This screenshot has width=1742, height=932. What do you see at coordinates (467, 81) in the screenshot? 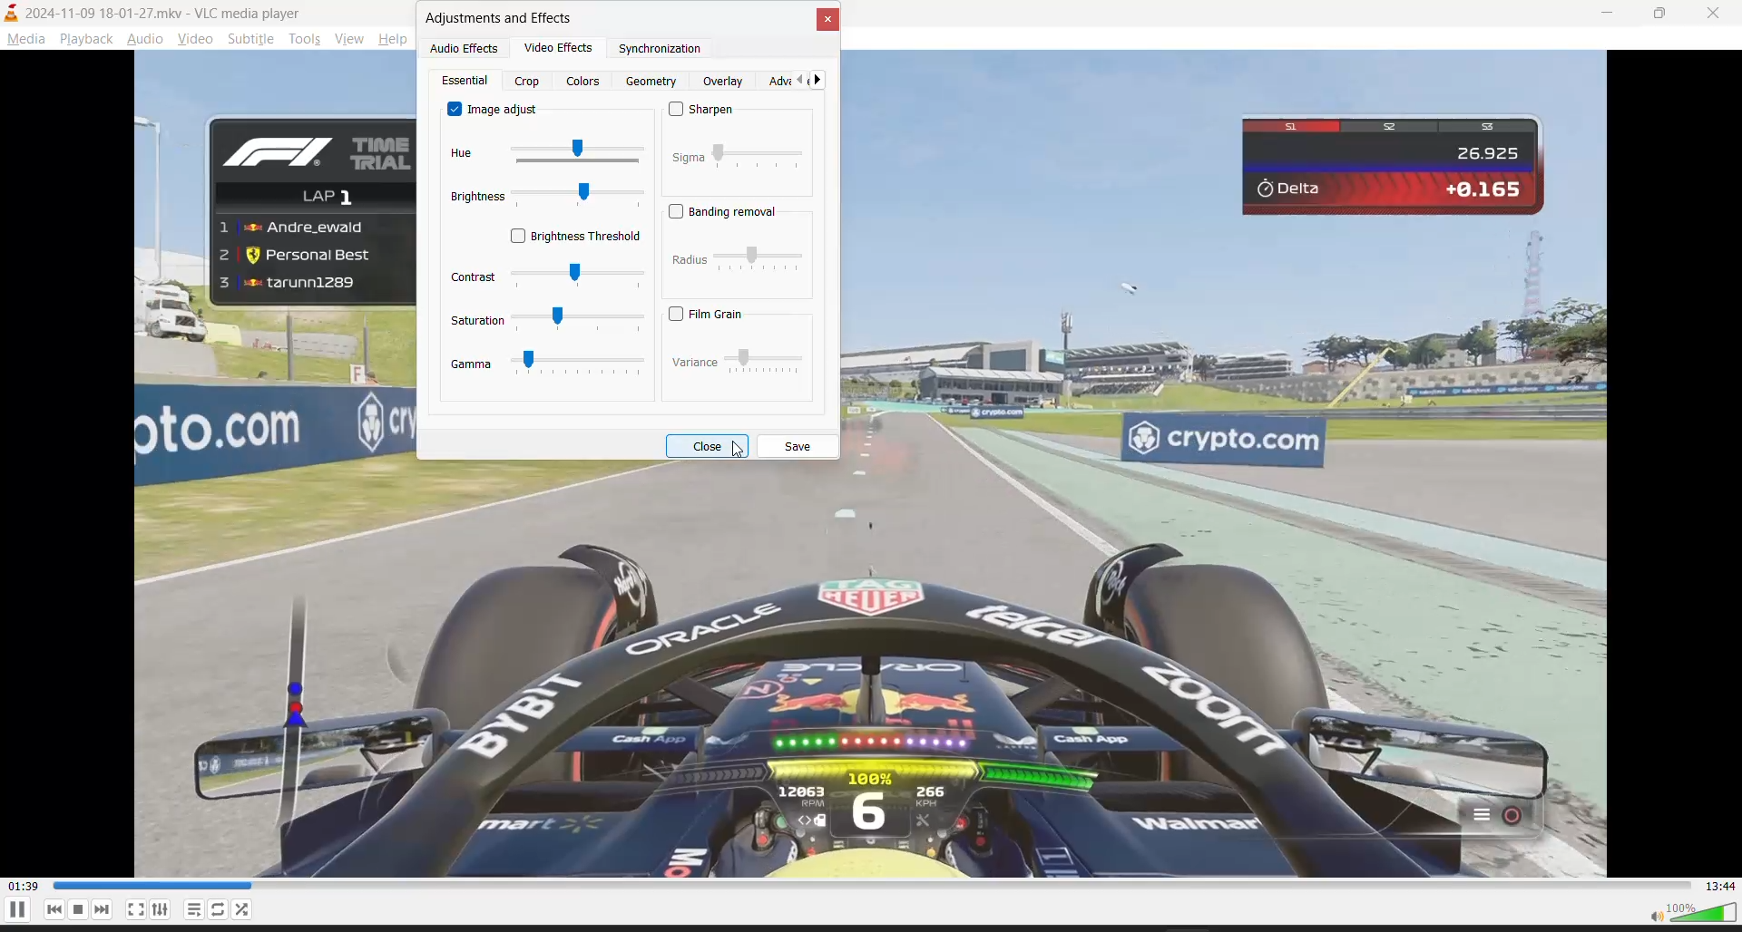
I see `essential` at bounding box center [467, 81].